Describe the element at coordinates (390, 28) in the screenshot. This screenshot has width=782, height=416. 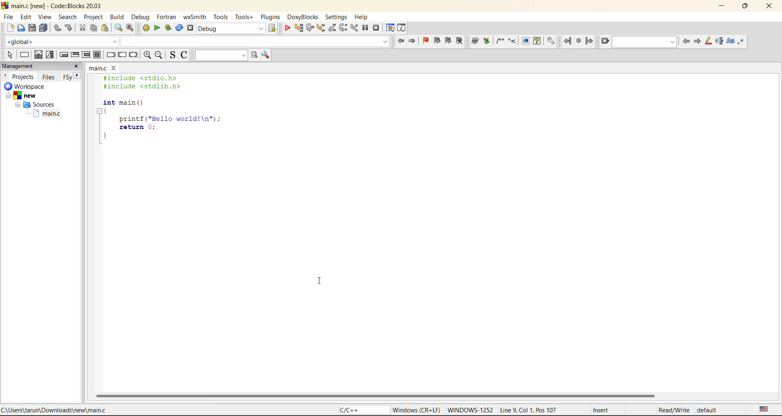
I see `debugging windows` at that location.